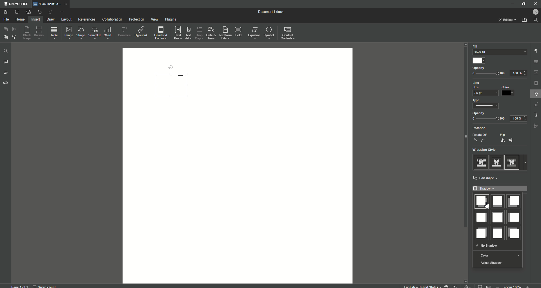  Describe the element at coordinates (5, 37) in the screenshot. I see `Paste` at that location.